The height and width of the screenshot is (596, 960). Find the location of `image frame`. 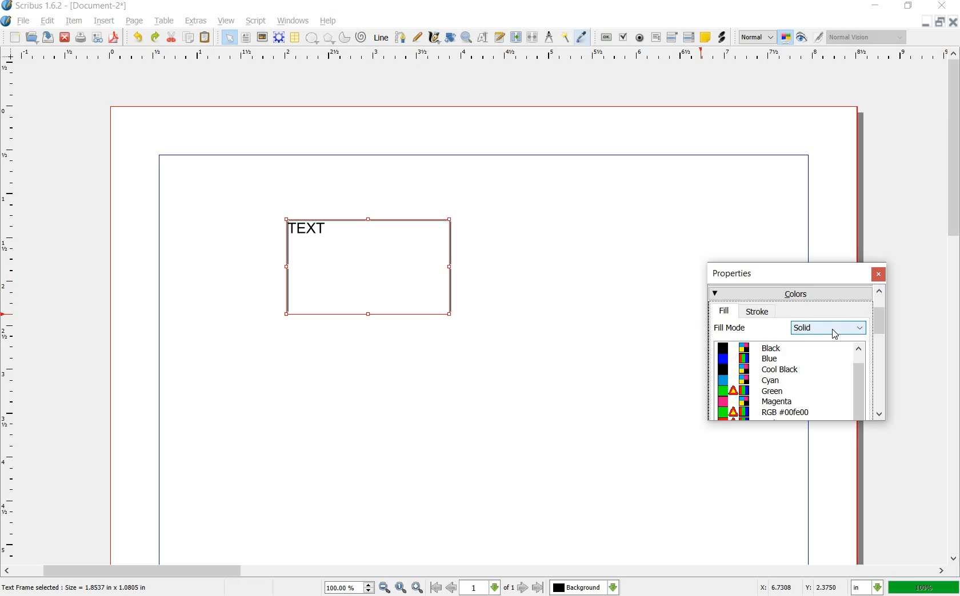

image frame is located at coordinates (261, 37).